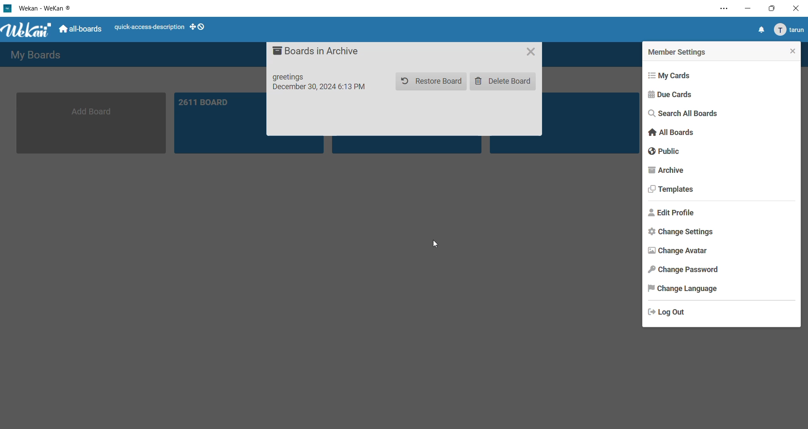 The image size is (808, 429). Describe the element at coordinates (33, 55) in the screenshot. I see `my boards` at that location.